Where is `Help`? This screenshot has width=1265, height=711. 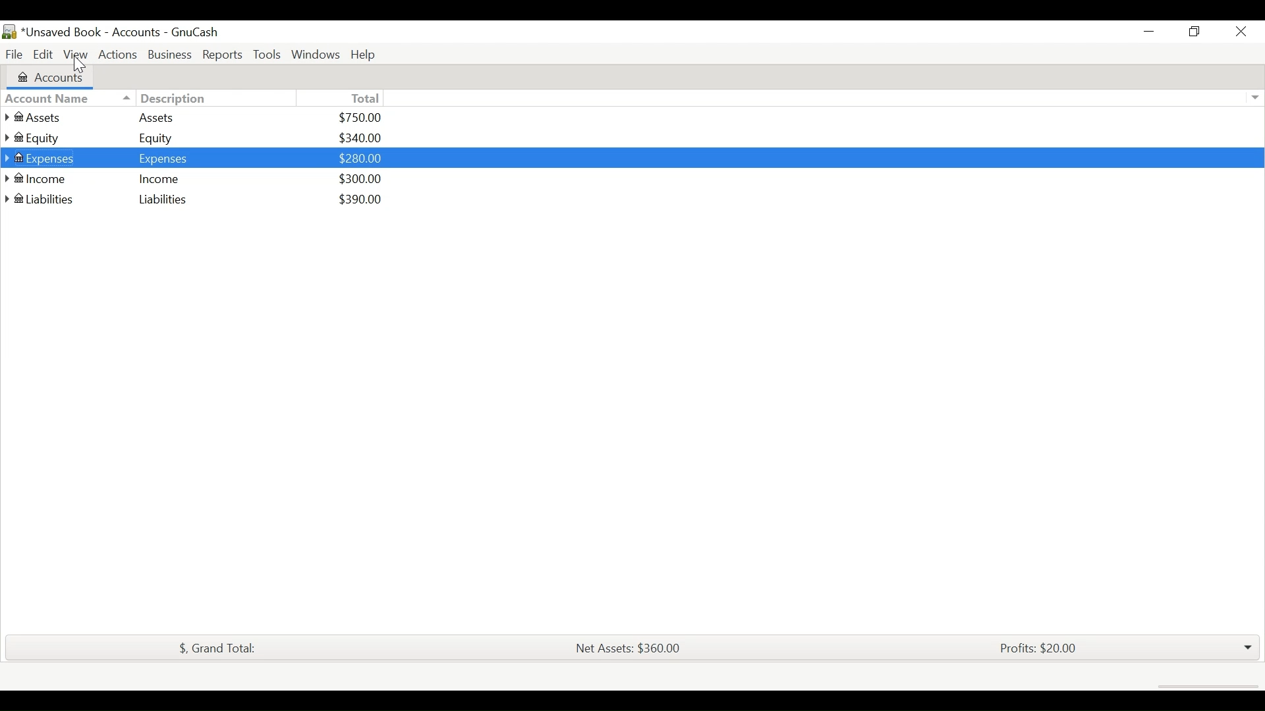 Help is located at coordinates (366, 55).